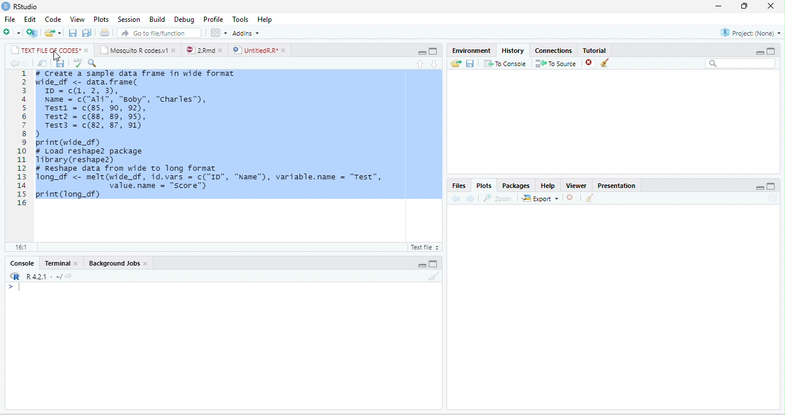  I want to click on open folder, so click(456, 63).